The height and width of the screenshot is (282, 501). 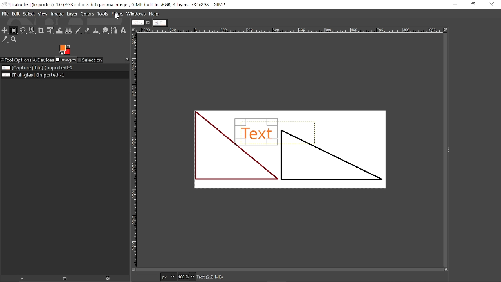 What do you see at coordinates (36, 68) in the screenshot?
I see `Image file titled "Capture jible"` at bounding box center [36, 68].